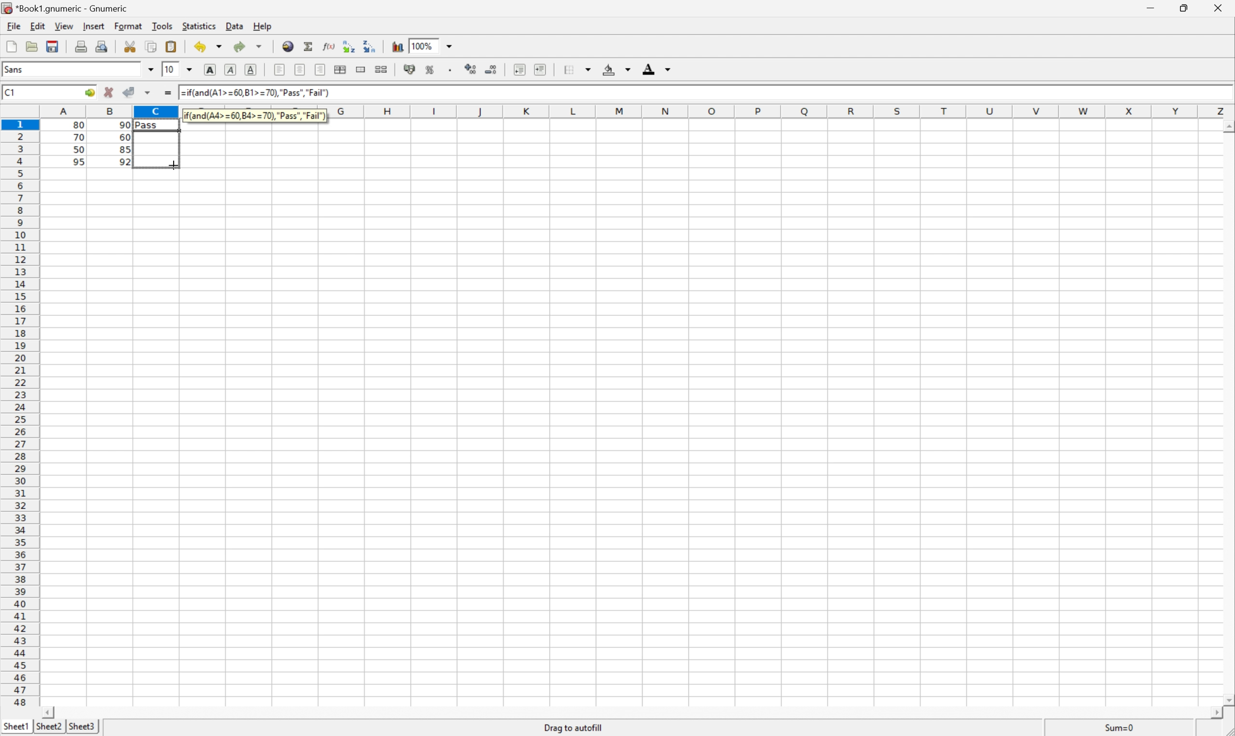 The image size is (1235, 736). I want to click on Sum=80, so click(1118, 728).